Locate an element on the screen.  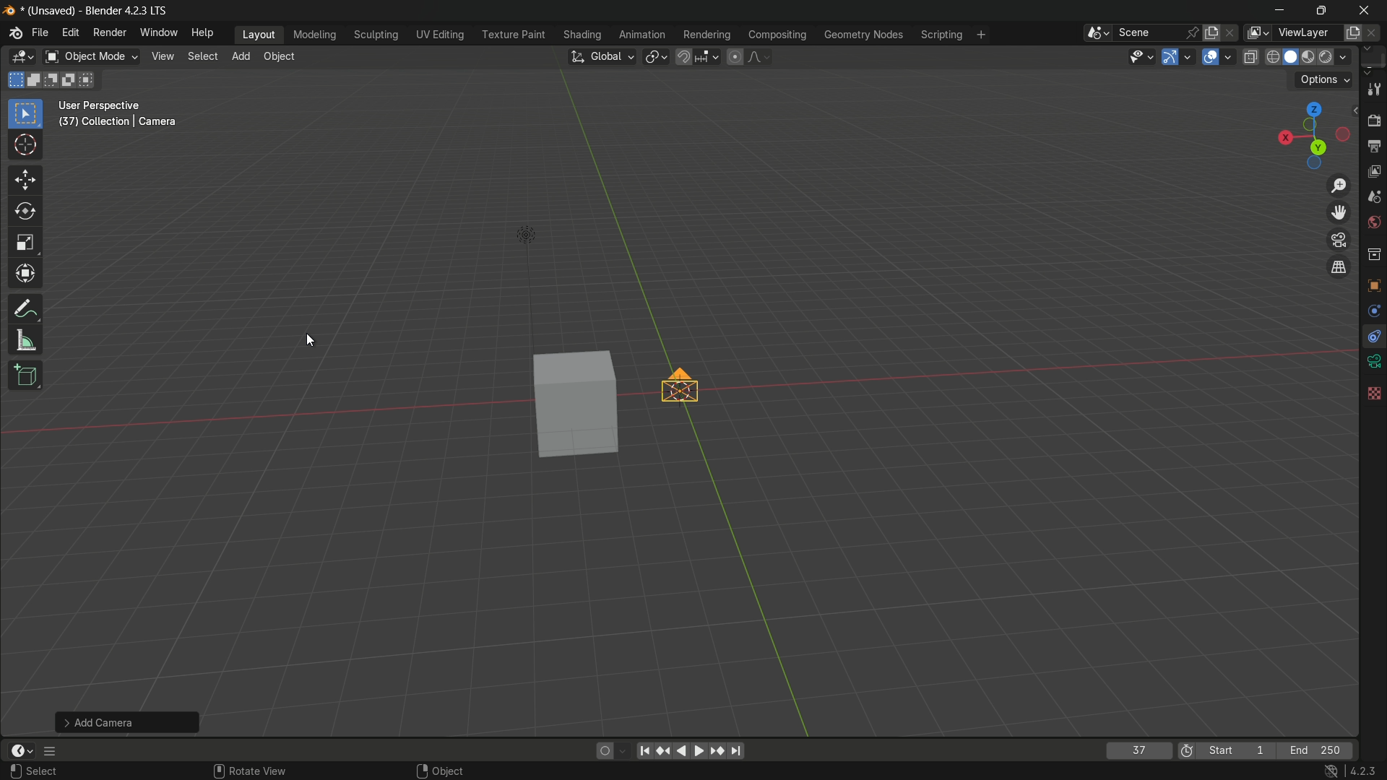
edit menu is located at coordinates (69, 34).